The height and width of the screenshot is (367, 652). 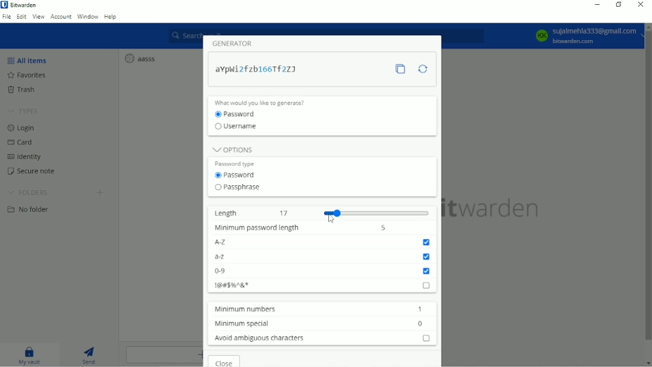 What do you see at coordinates (21, 129) in the screenshot?
I see `Login` at bounding box center [21, 129].